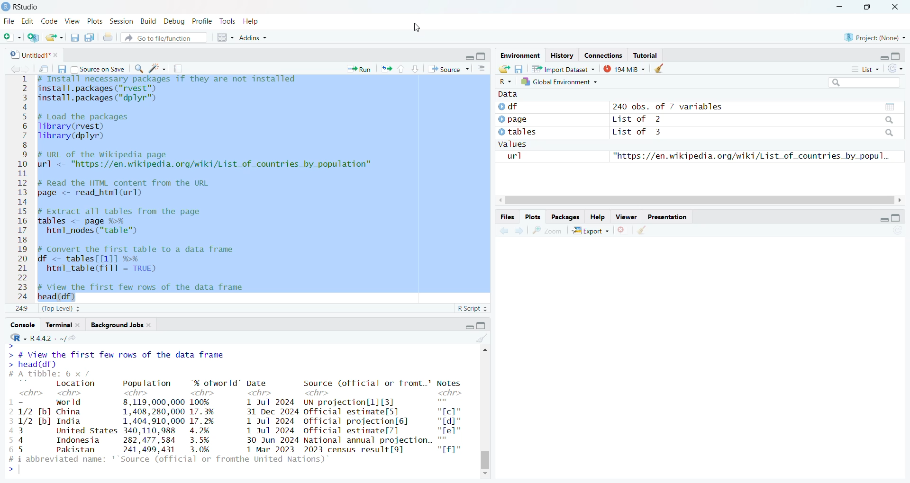  What do you see at coordinates (565, 217) in the screenshot?
I see `Packages` at bounding box center [565, 217].